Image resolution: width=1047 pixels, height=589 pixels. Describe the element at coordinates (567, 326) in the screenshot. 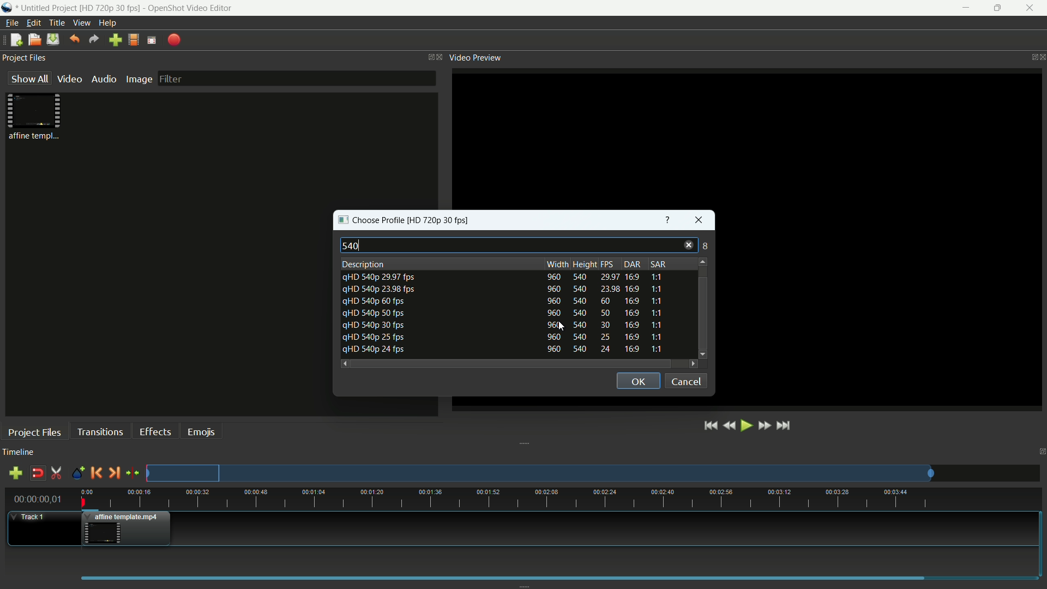

I see `cursor` at that location.